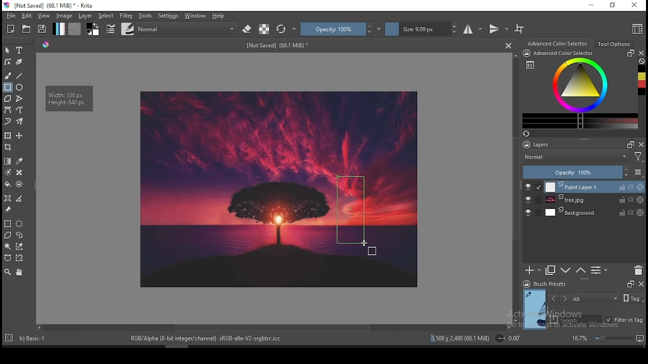 The width and height of the screenshot is (648, 364). I want to click on close docker, so click(642, 53).